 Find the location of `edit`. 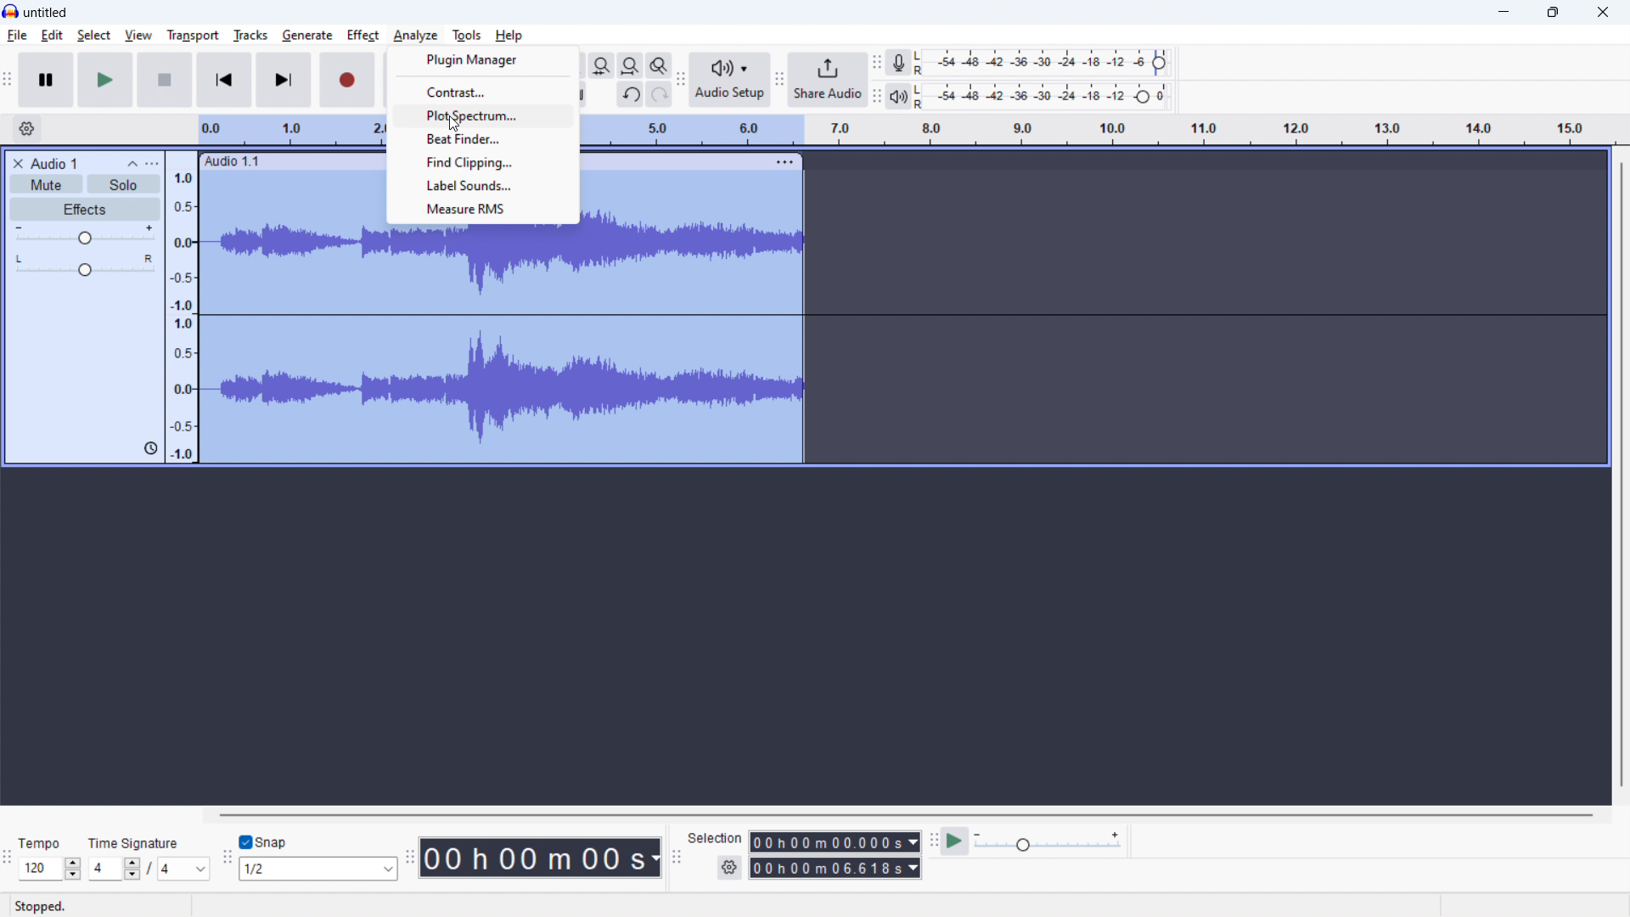

edit is located at coordinates (53, 36).